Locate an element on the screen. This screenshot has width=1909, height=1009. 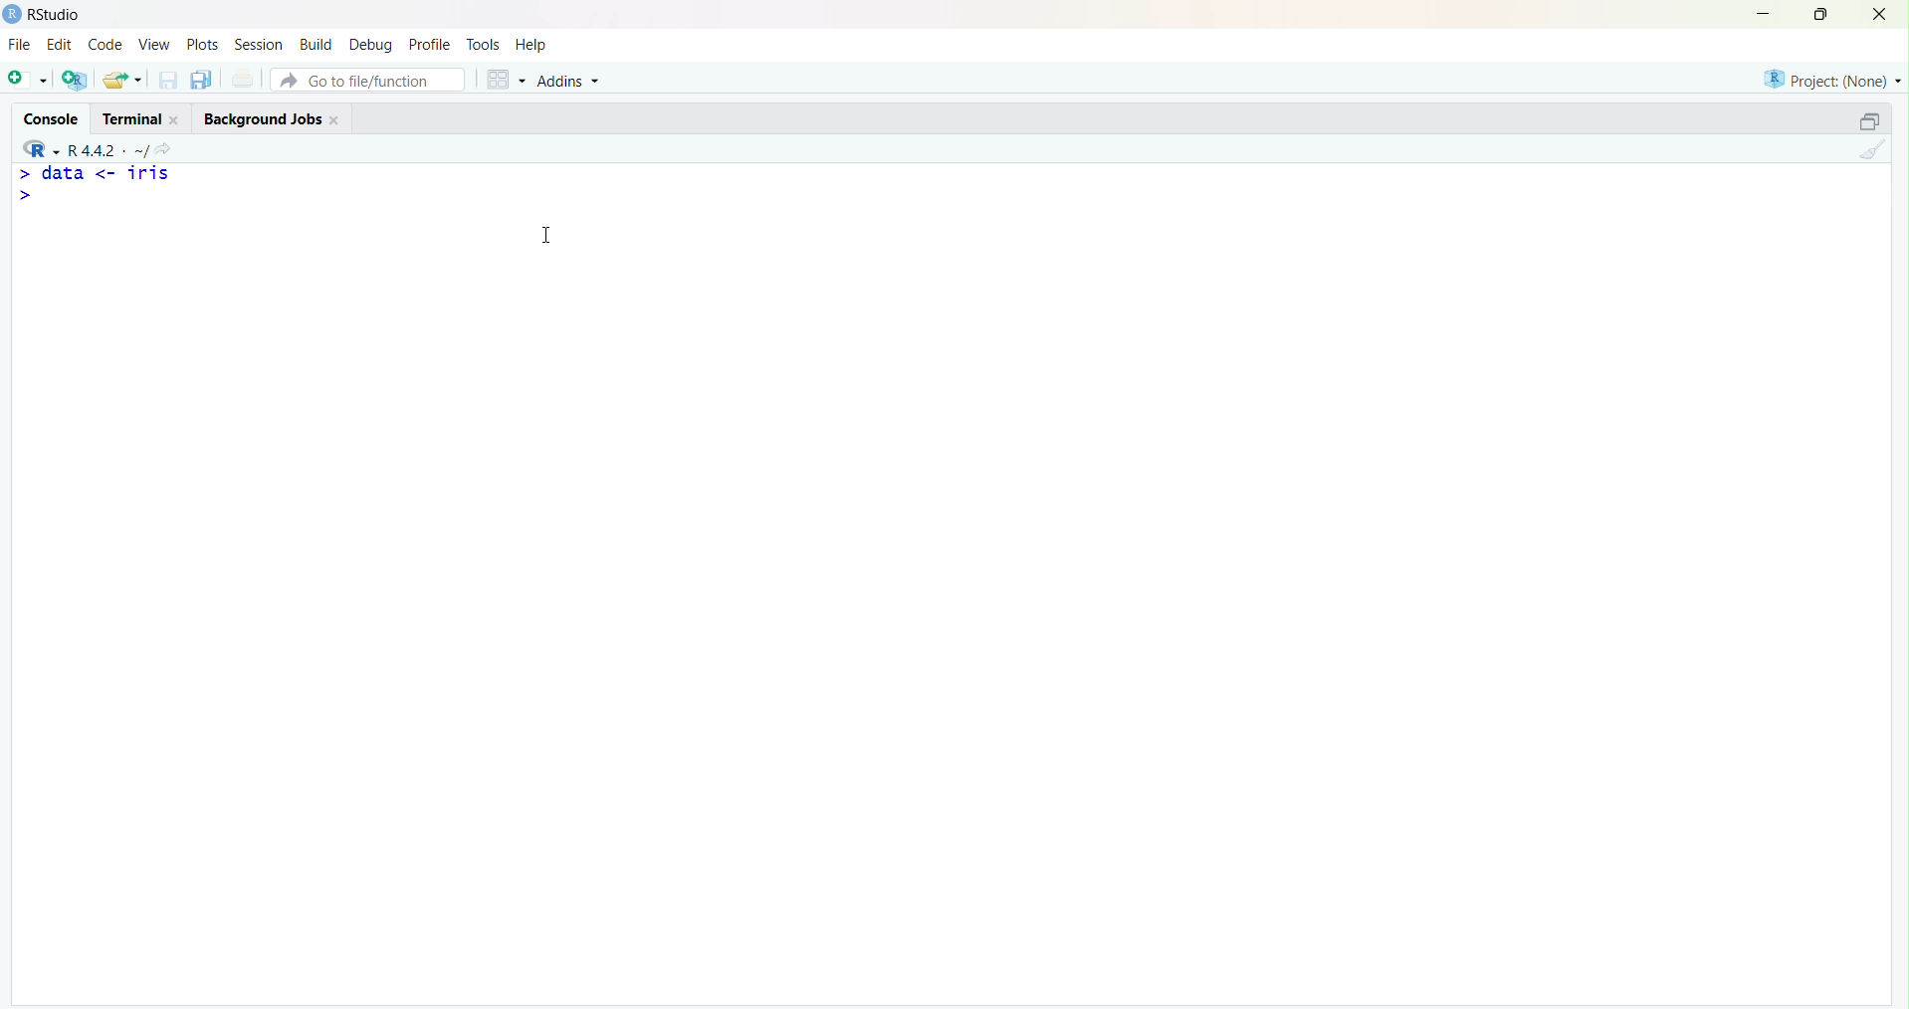
Clear console (Ctrl + L) is located at coordinates (1870, 151).